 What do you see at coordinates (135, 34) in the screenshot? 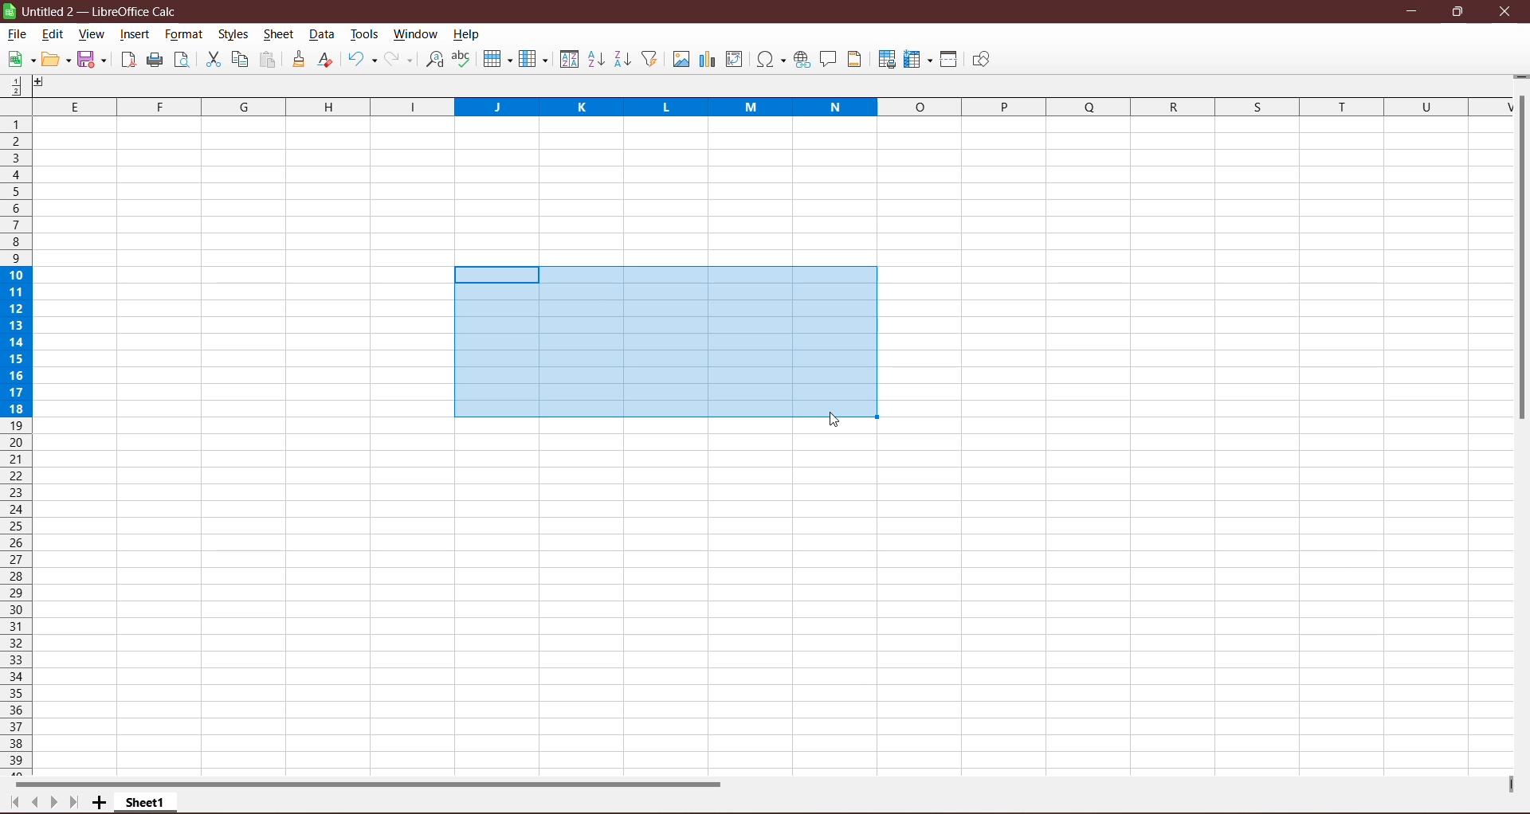
I see `Insert` at bounding box center [135, 34].